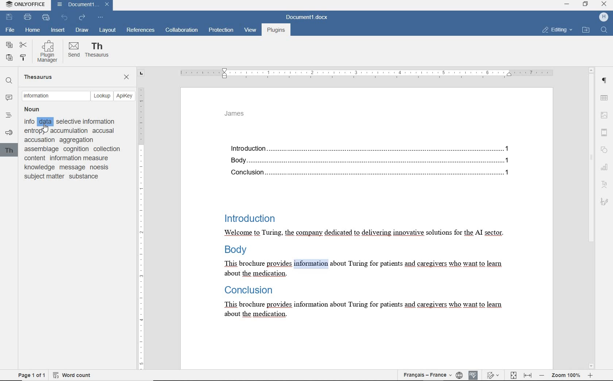 This screenshot has height=381, width=613. Describe the element at coordinates (604, 132) in the screenshot. I see `HEADER AND FOOTER` at that location.